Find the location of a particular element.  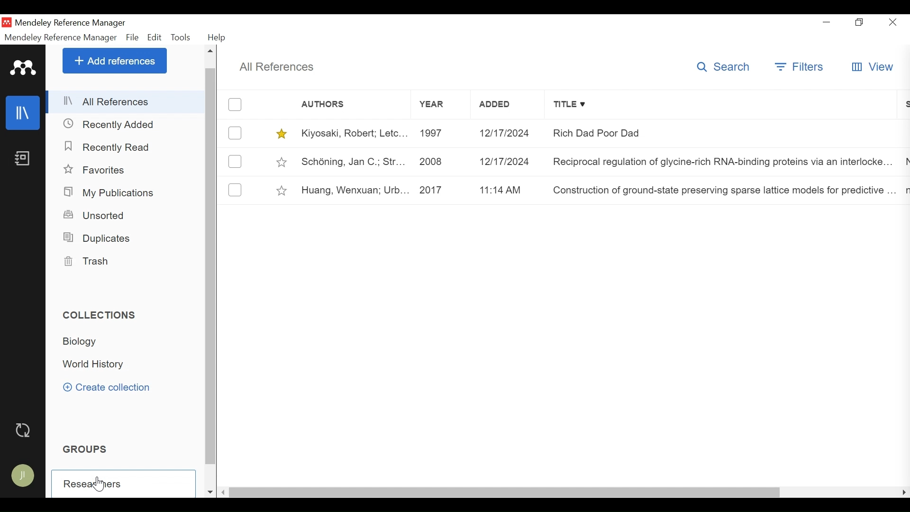

Huang, Wenxuan; Urb... is located at coordinates (354, 190).